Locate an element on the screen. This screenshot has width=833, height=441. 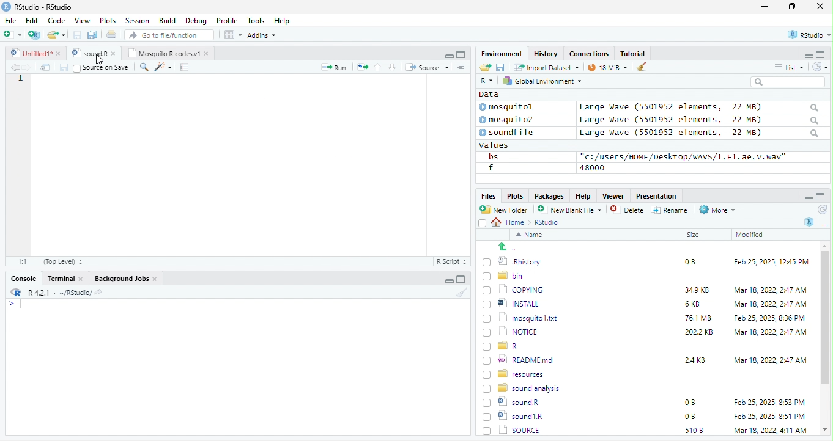
View is located at coordinates (81, 21).